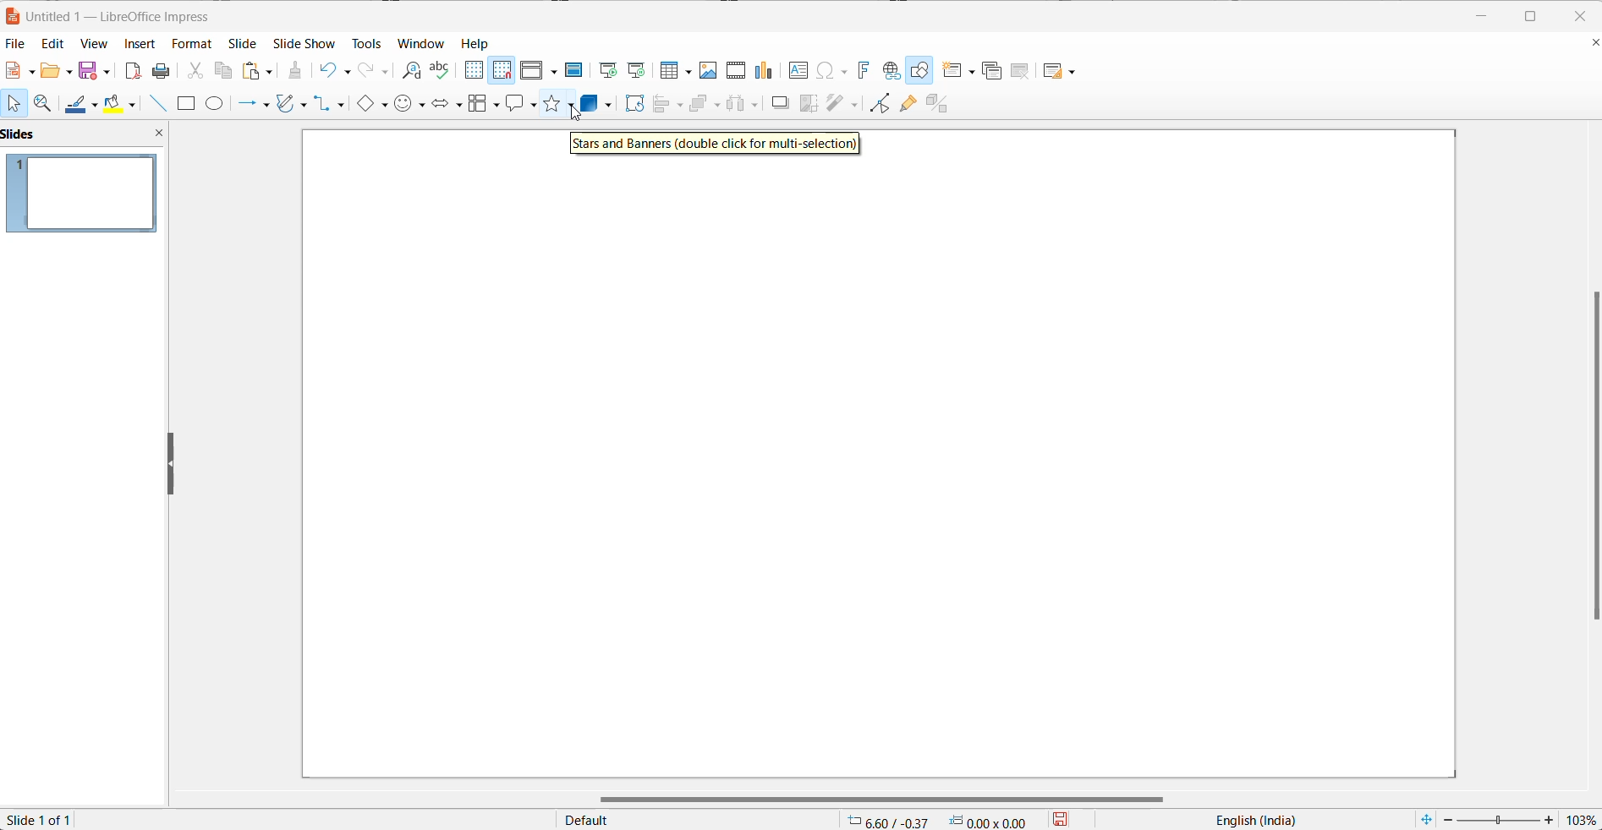 The height and width of the screenshot is (830, 1602). I want to click on DELETE SLIDE, so click(1021, 74).